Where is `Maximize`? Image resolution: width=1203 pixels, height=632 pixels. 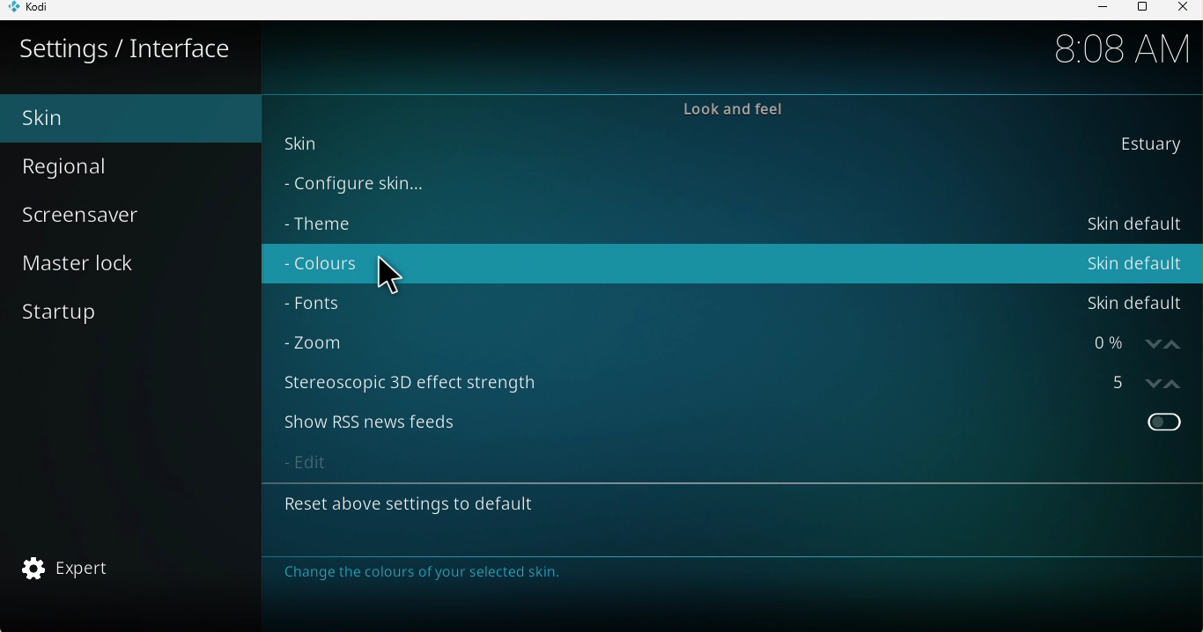
Maximize is located at coordinates (1140, 9).